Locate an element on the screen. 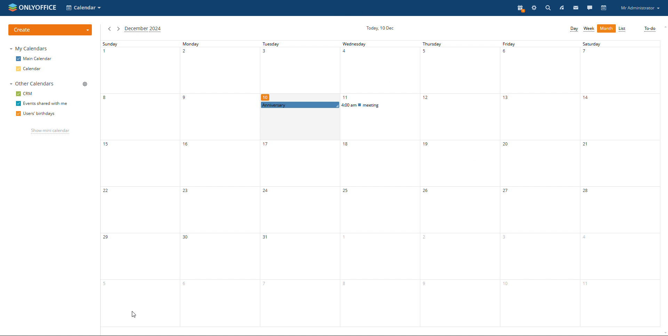 The width and height of the screenshot is (668, 336). crm is located at coordinates (25, 93).